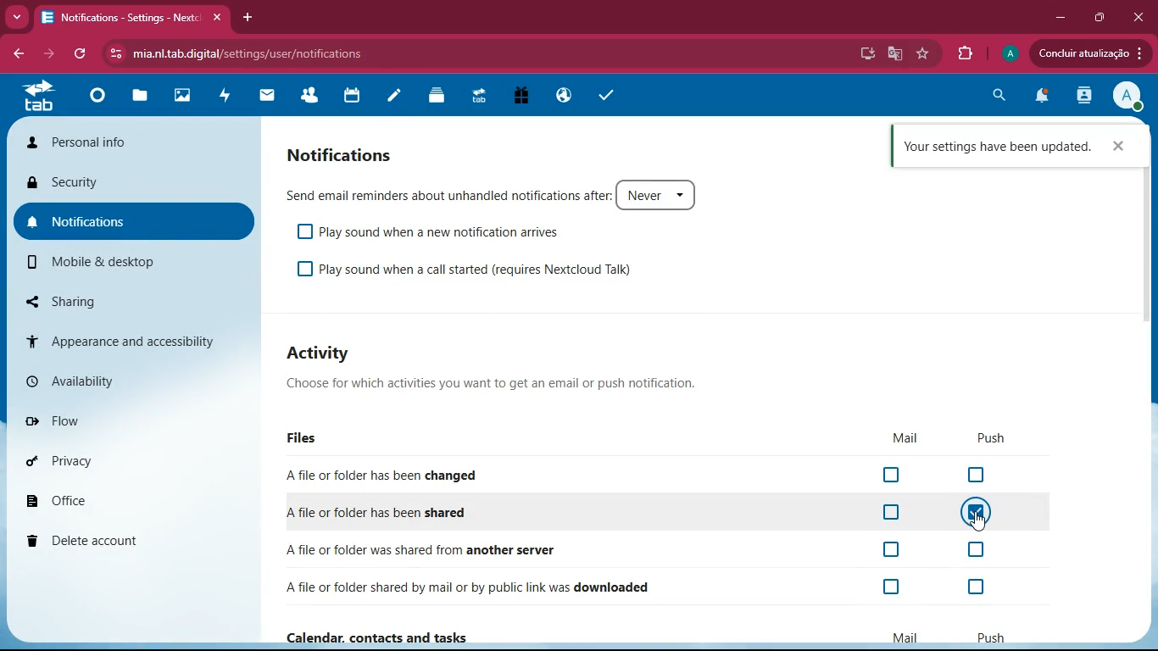 The width and height of the screenshot is (1158, 651). What do you see at coordinates (136, 18) in the screenshot?
I see `tab` at bounding box center [136, 18].